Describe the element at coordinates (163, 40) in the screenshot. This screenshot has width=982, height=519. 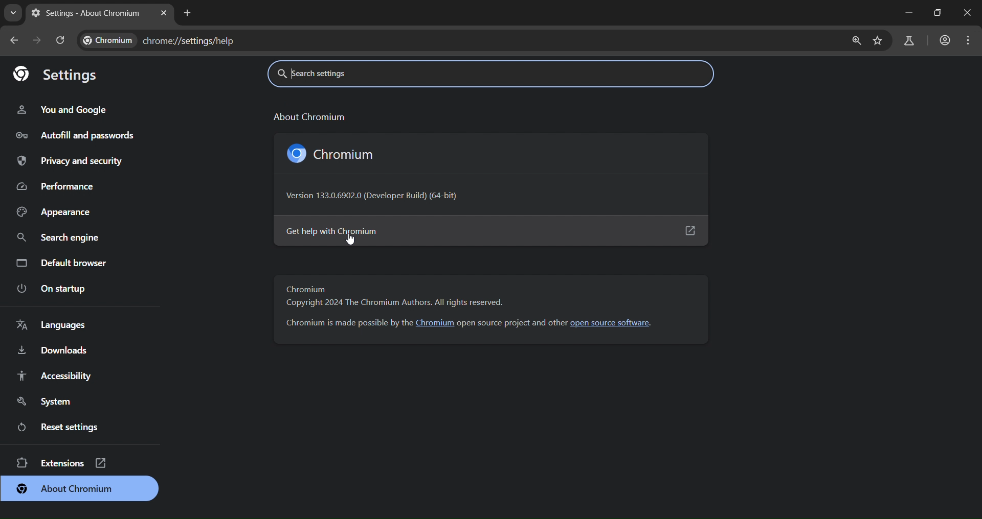
I see `chrome://settings/help` at that location.